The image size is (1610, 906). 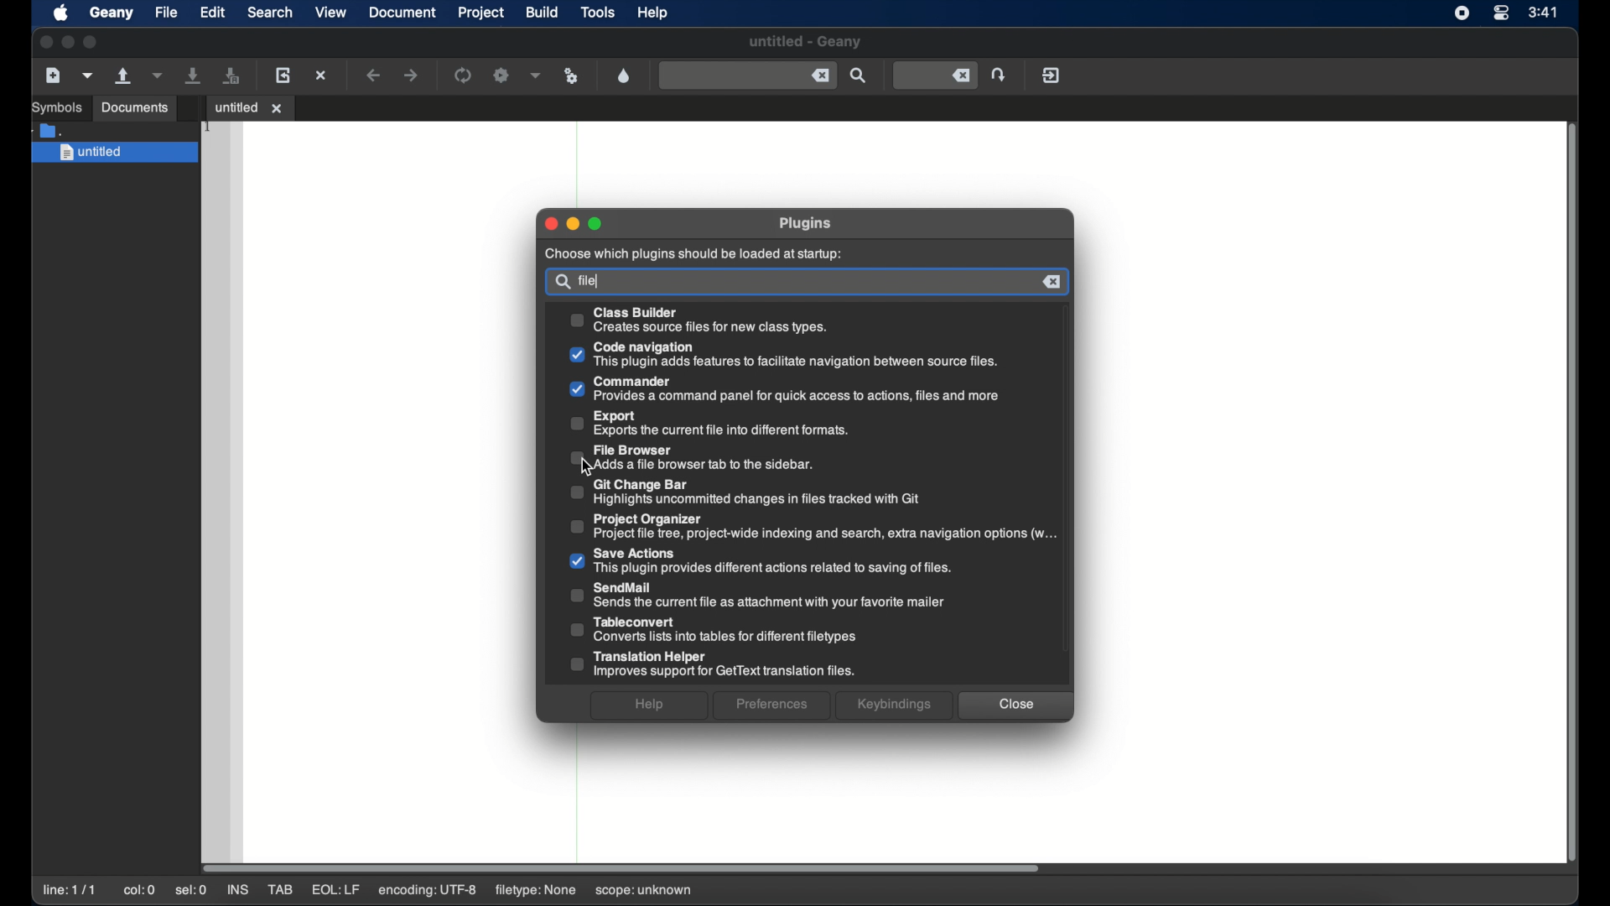 I want to click on 1, so click(x=209, y=128).